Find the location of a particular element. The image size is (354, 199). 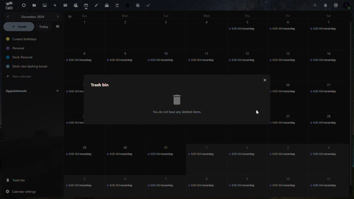

4 is located at coordinates (210, 34).